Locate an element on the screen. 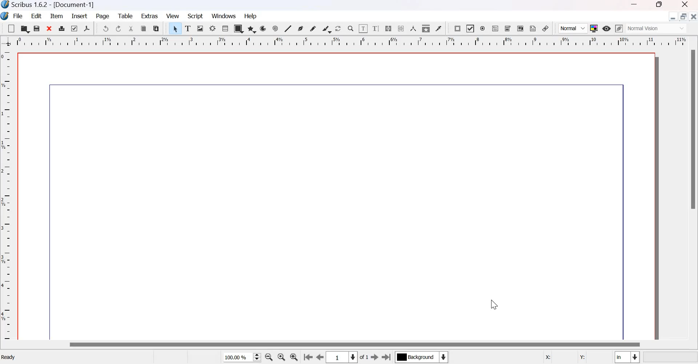  Measurements is located at coordinates (413, 29).